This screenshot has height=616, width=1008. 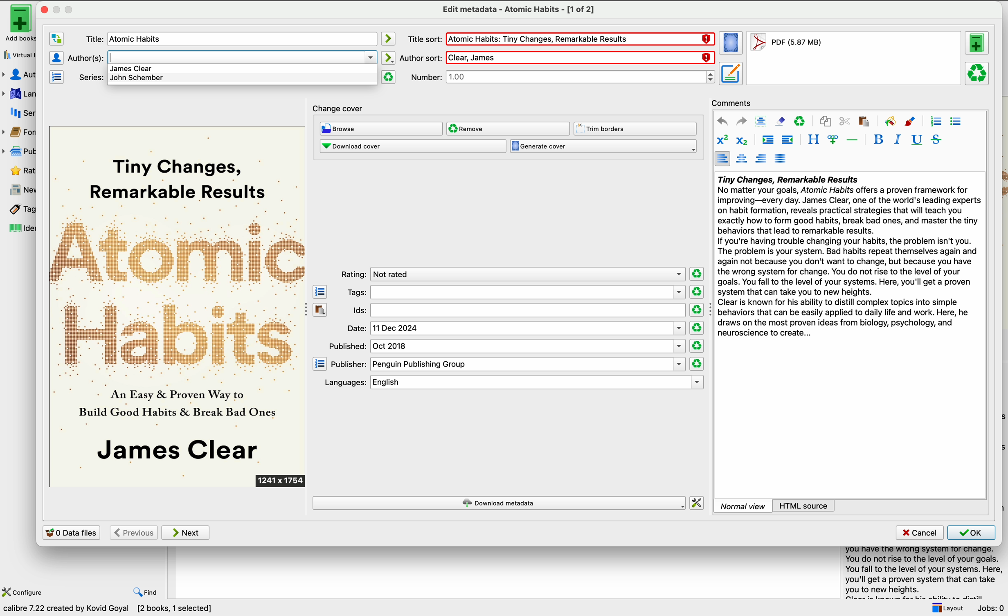 What do you see at coordinates (43, 9) in the screenshot?
I see `close` at bounding box center [43, 9].